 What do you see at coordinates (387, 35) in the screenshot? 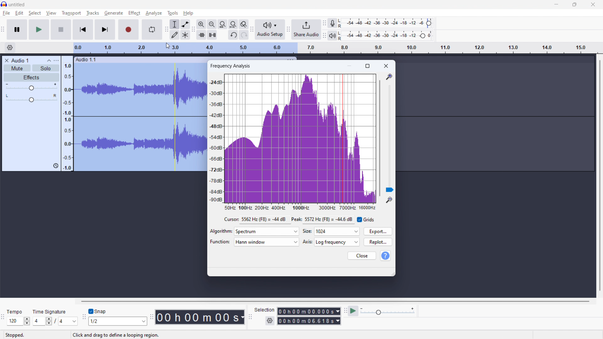
I see `playback level` at bounding box center [387, 35].